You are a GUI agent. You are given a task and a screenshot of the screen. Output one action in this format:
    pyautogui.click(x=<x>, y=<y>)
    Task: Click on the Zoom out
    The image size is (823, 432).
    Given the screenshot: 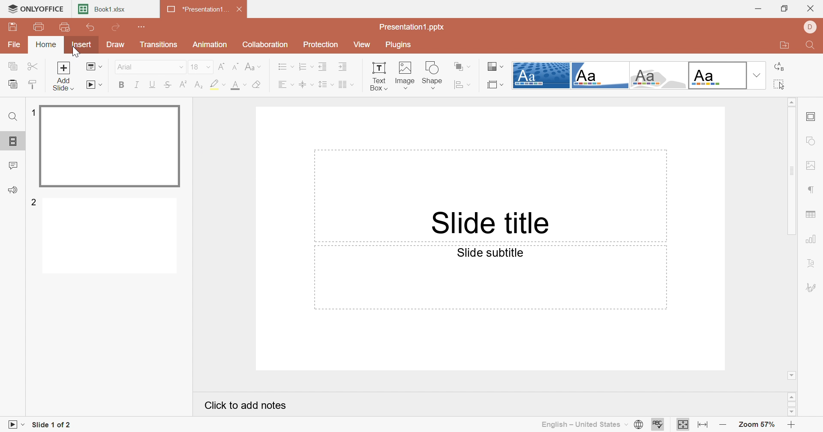 What is the action you would take?
    pyautogui.click(x=724, y=426)
    